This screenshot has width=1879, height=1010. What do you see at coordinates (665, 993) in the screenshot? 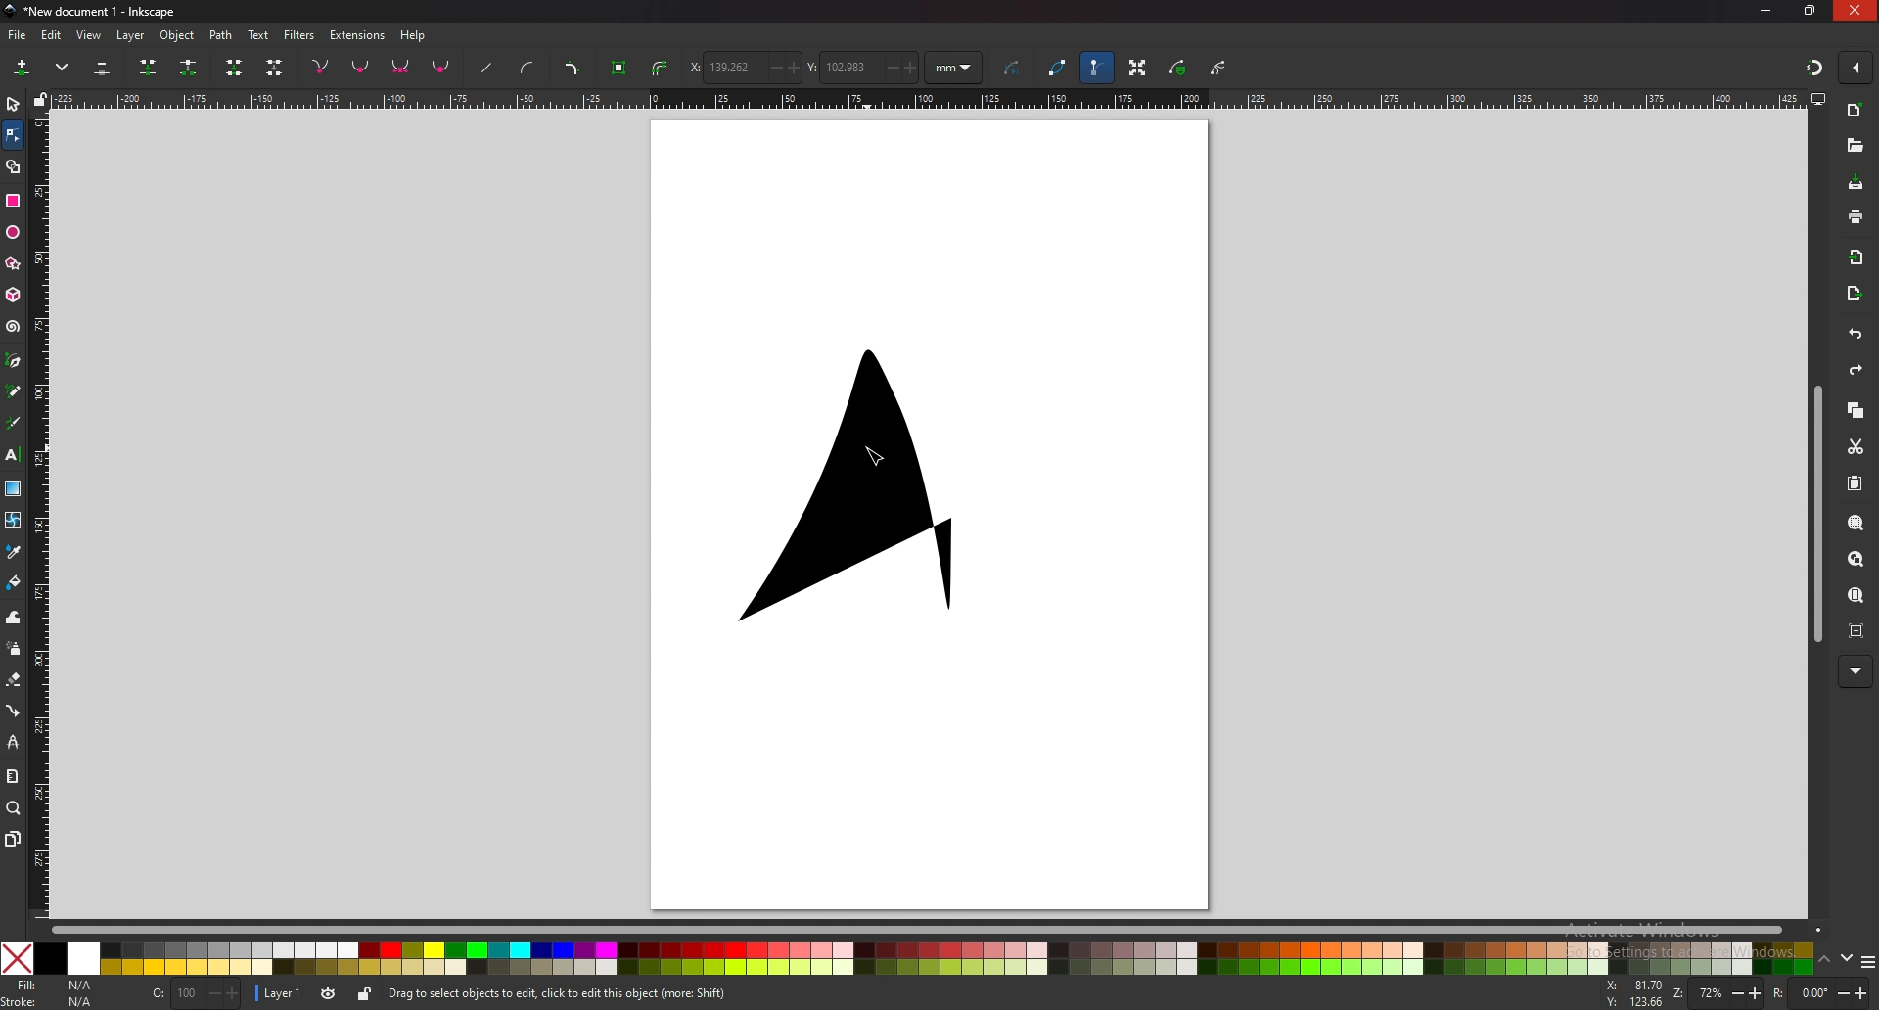
I see `info` at bounding box center [665, 993].